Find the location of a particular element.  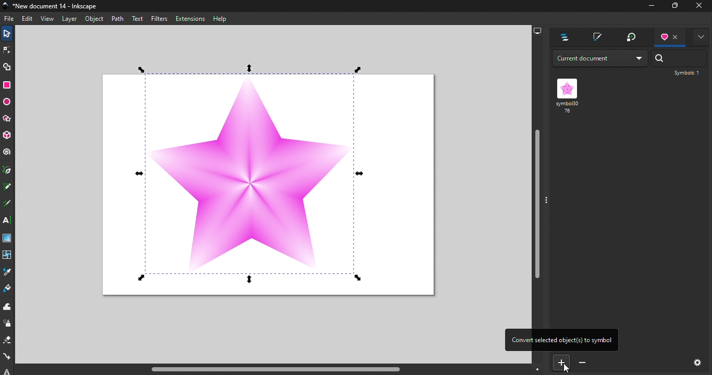

Selector tool is located at coordinates (5, 34).